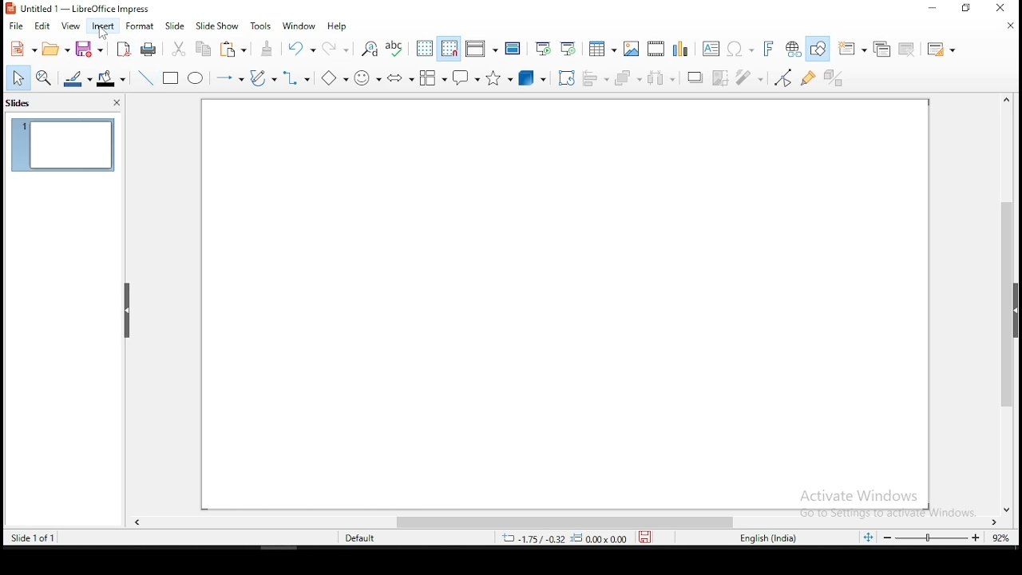  What do you see at coordinates (995, 523) in the screenshot?
I see `scroll right` at bounding box center [995, 523].